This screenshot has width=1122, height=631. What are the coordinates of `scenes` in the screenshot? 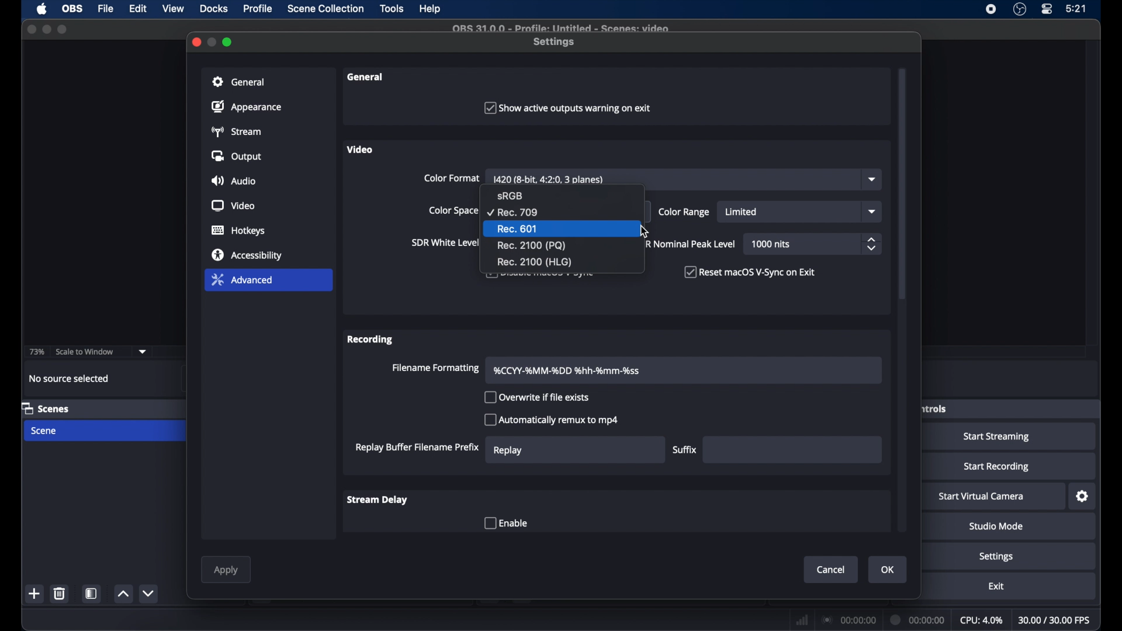 It's located at (47, 409).